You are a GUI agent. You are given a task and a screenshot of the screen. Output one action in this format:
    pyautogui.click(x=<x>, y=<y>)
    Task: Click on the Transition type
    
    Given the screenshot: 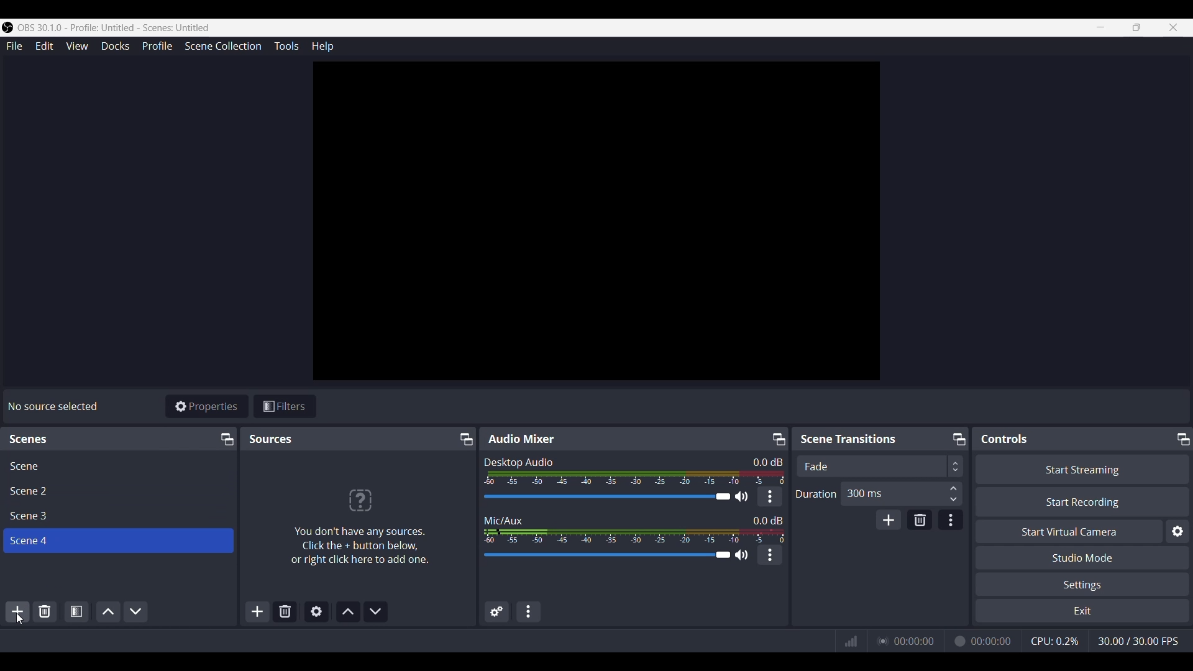 What is the action you would take?
    pyautogui.click(x=879, y=467)
    